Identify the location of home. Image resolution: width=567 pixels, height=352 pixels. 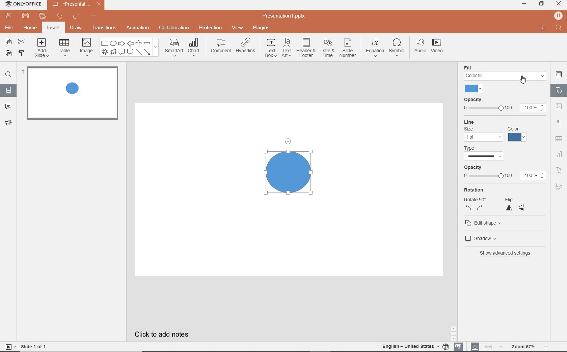
(31, 28).